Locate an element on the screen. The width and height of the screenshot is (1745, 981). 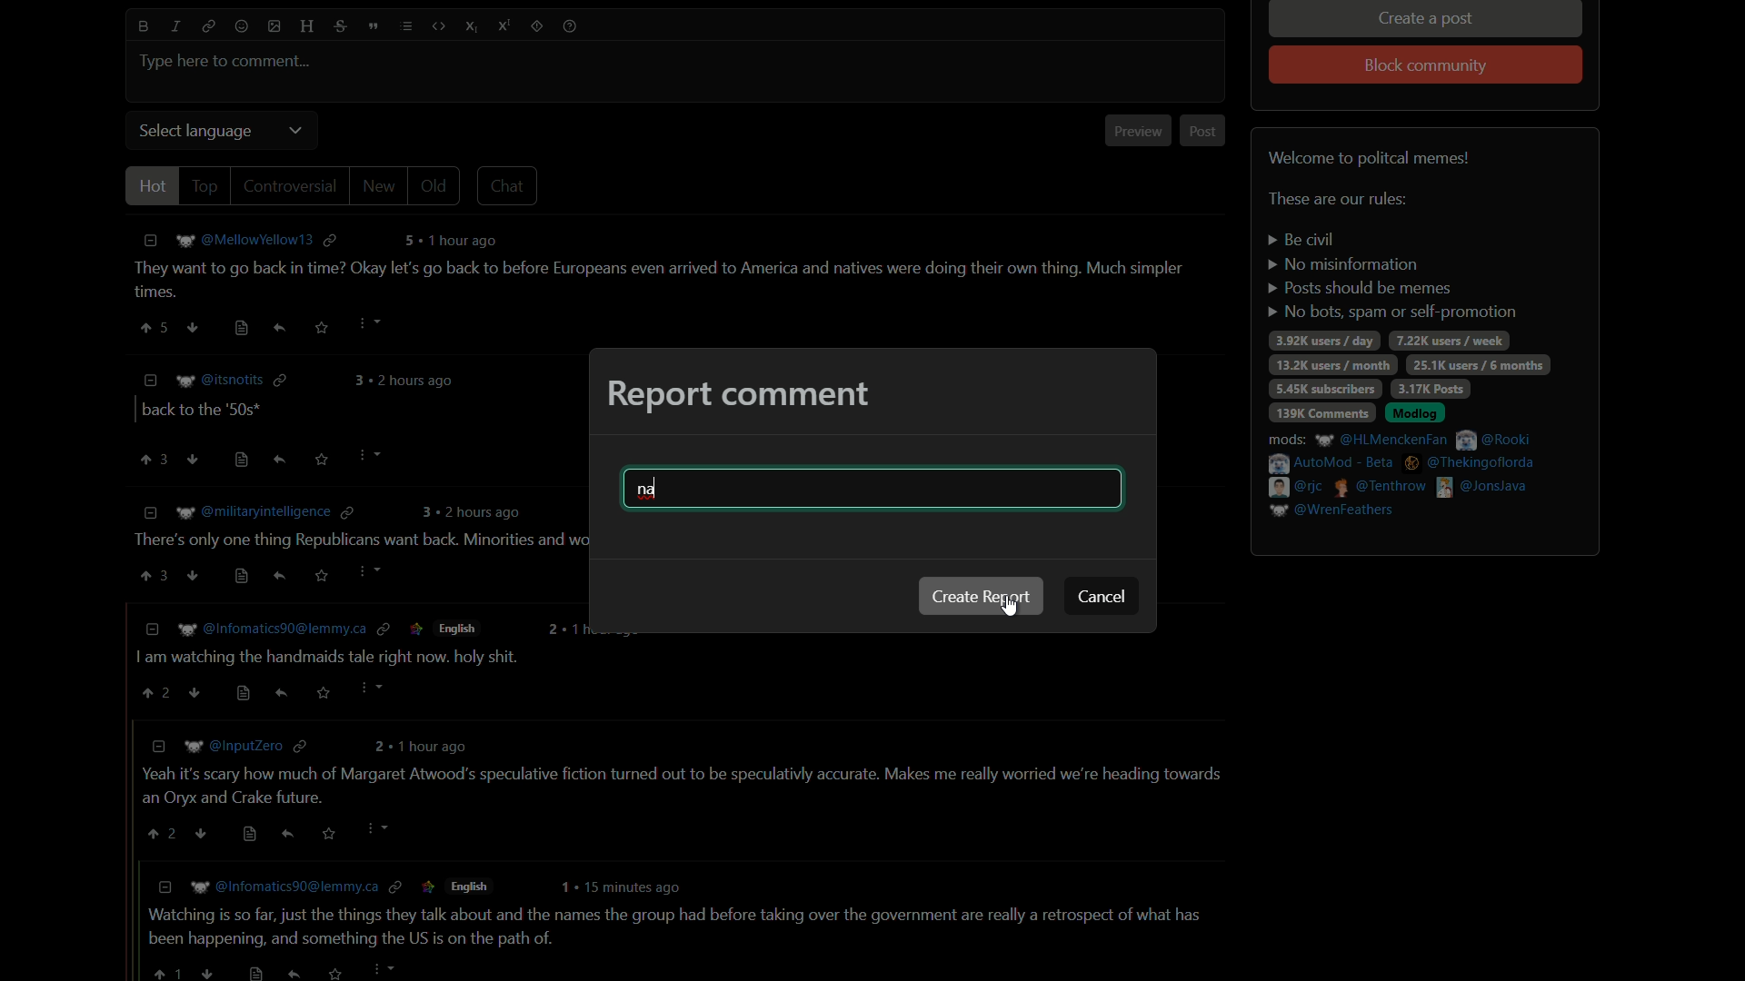
post is located at coordinates (1204, 132).